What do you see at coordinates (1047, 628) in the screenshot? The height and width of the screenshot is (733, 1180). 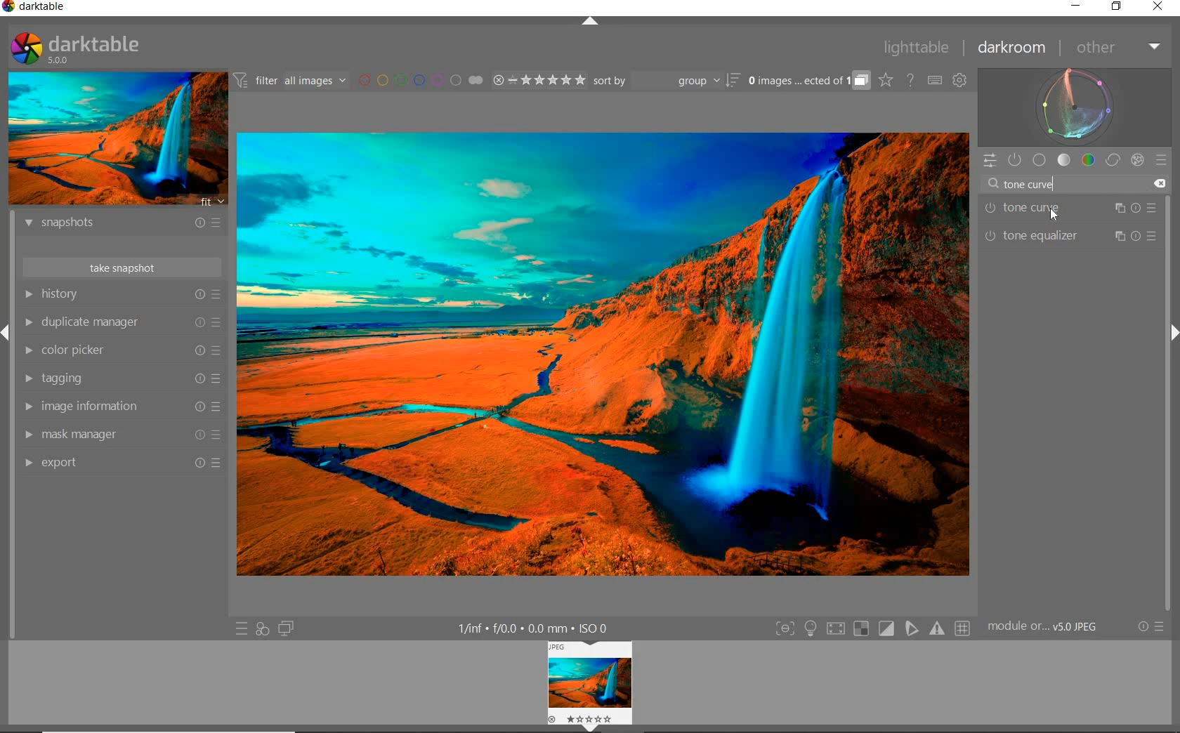 I see `MODULE...v5.0 JPEG` at bounding box center [1047, 628].